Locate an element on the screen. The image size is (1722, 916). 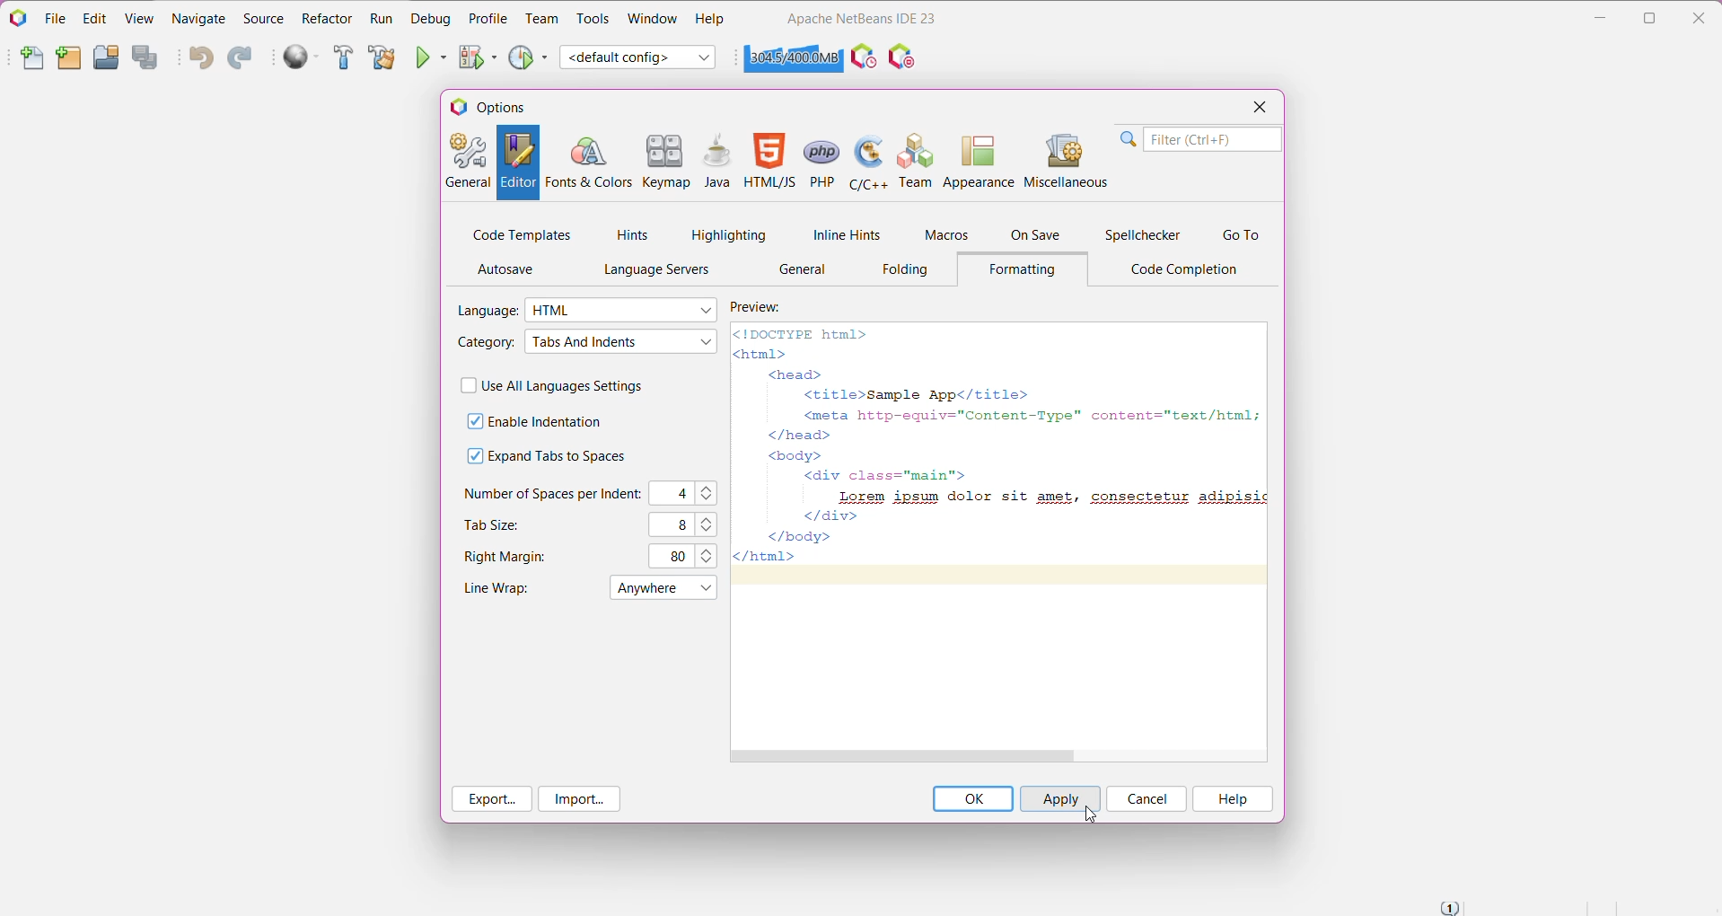
Export is located at coordinates (493, 799).